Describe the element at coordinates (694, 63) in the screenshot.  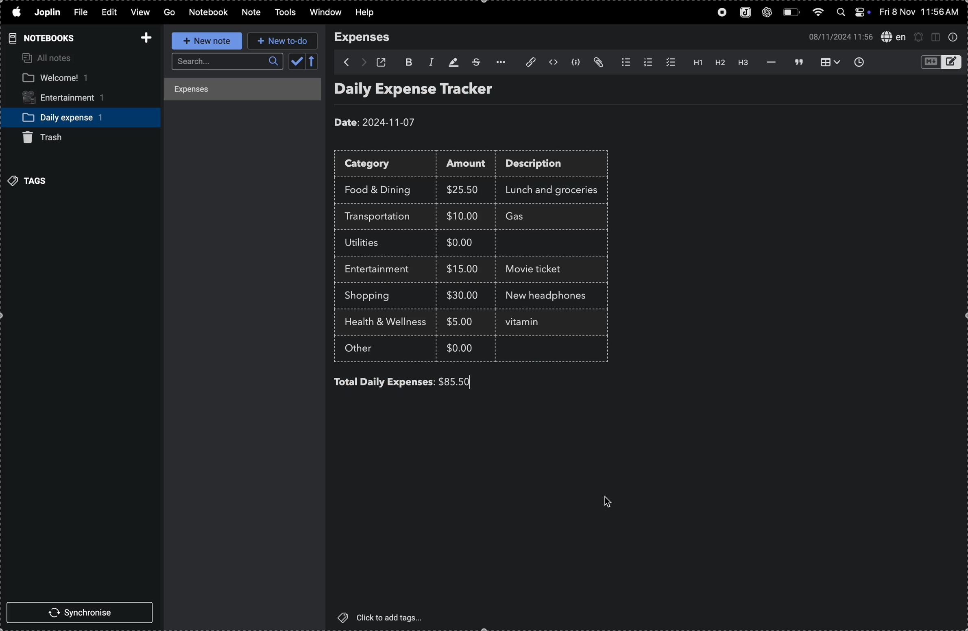
I see `heading 1` at that location.